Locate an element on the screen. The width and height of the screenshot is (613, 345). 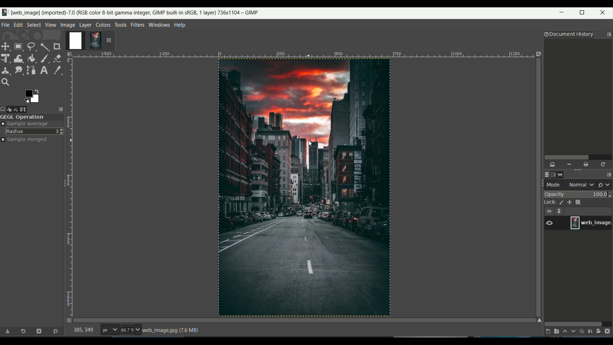
windows tab is located at coordinates (160, 25).